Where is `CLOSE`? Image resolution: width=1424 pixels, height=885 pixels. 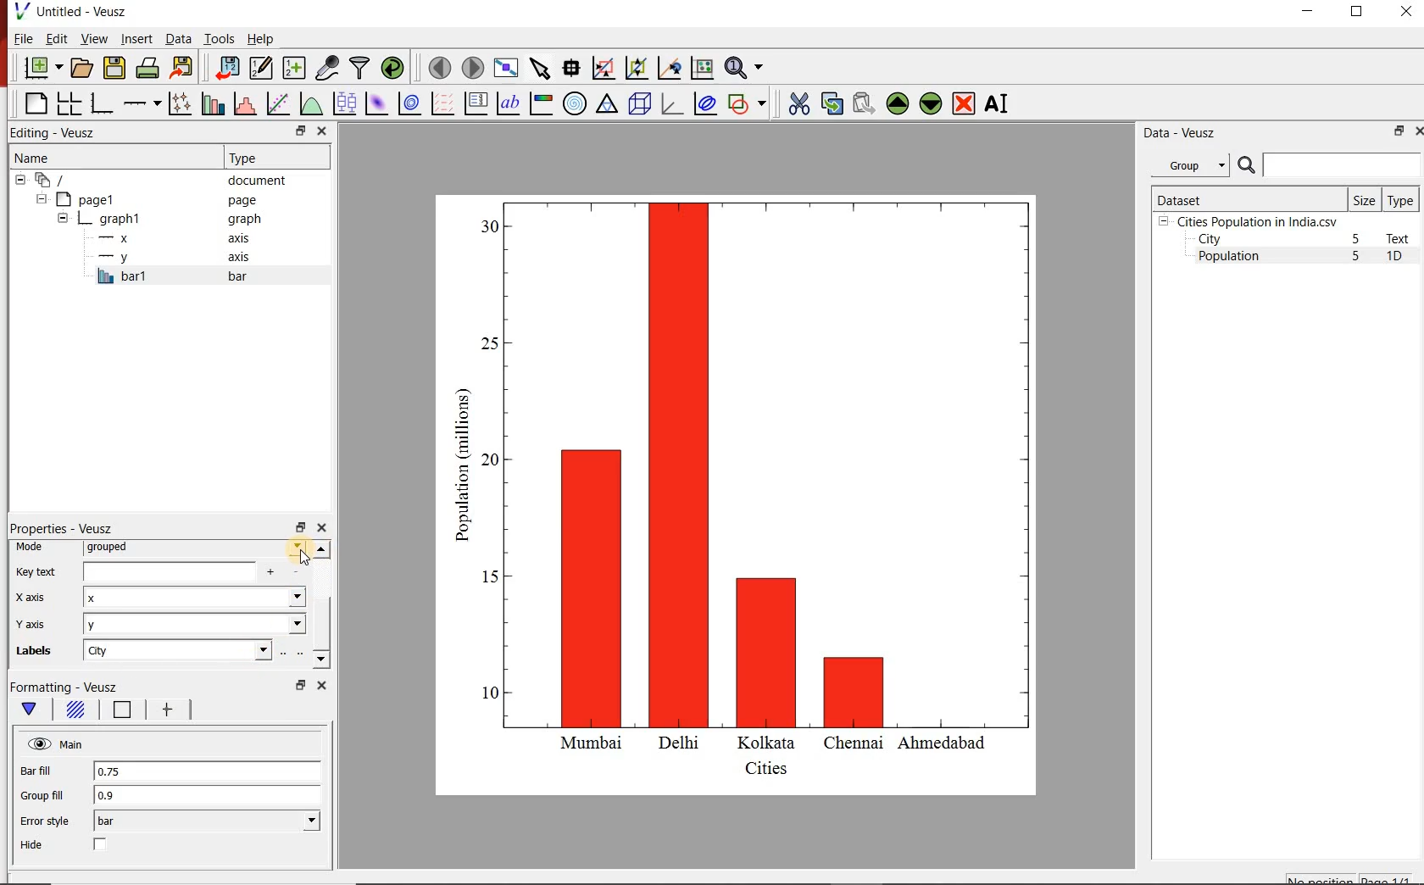
CLOSE is located at coordinates (1405, 14).